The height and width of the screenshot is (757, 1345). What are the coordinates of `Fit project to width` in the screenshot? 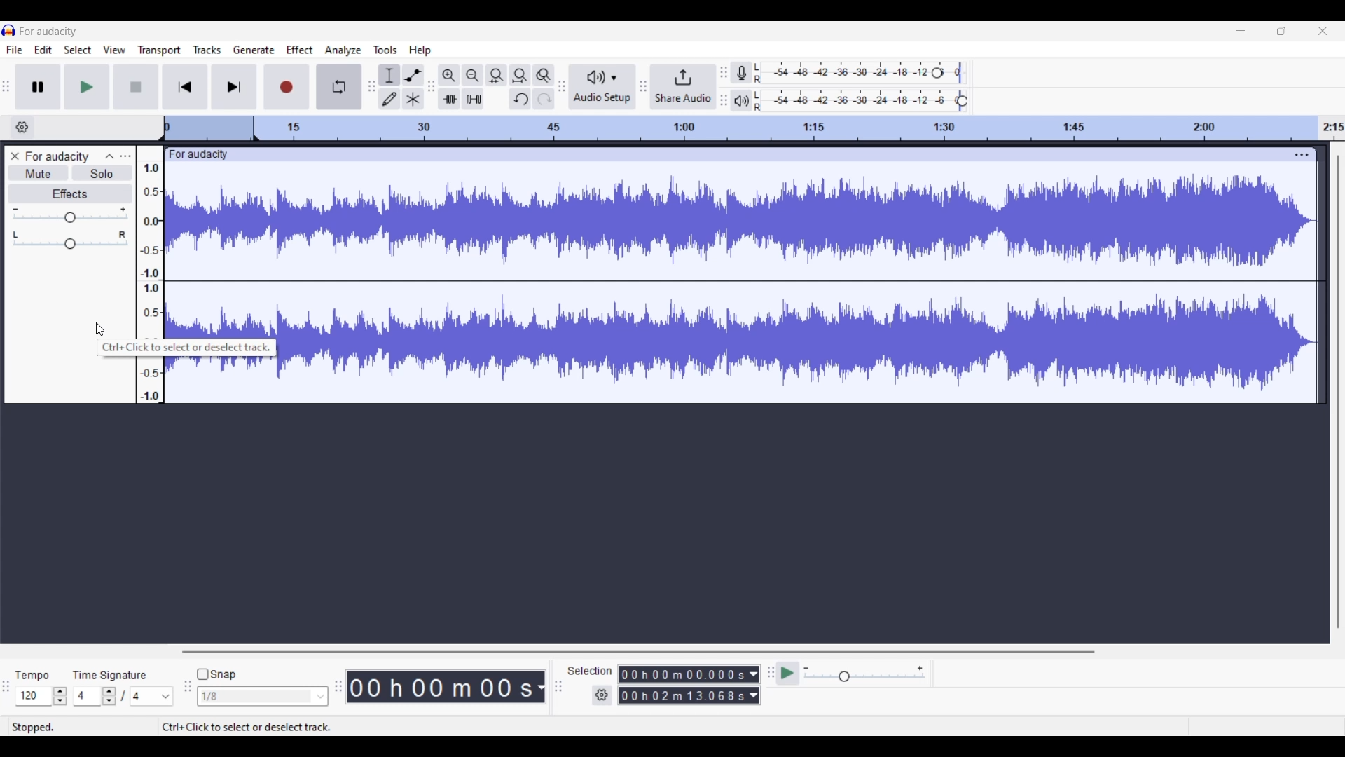 It's located at (520, 76).